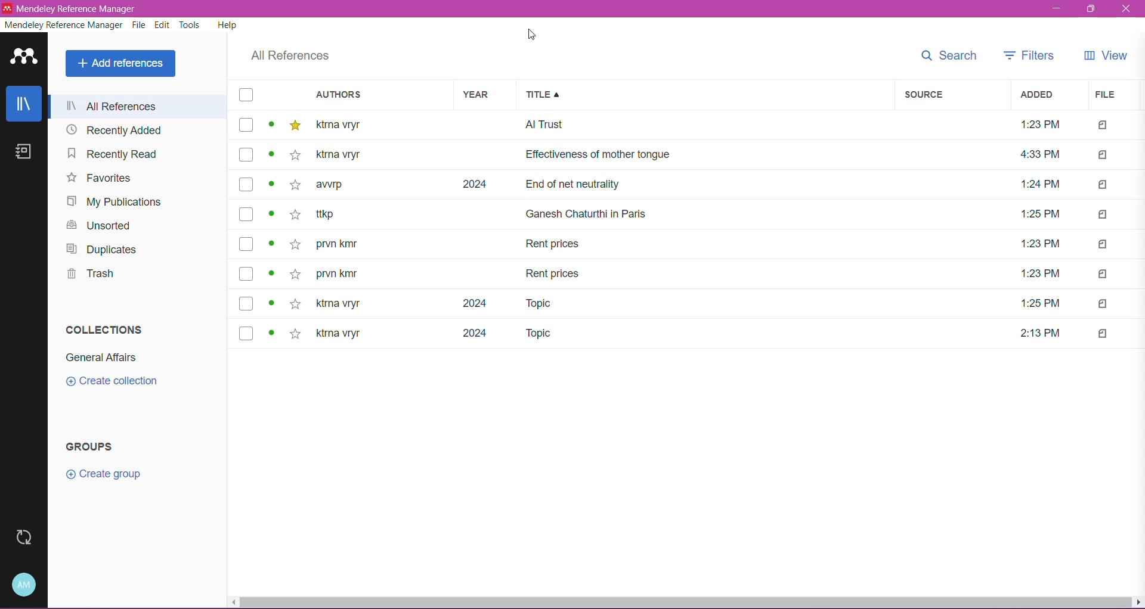 This screenshot has width=1145, height=609. Describe the element at coordinates (948, 56) in the screenshot. I see `Search` at that location.